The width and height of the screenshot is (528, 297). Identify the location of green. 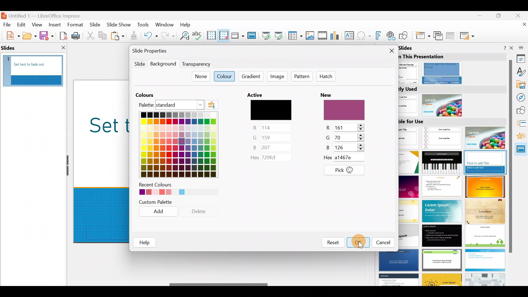
(271, 137).